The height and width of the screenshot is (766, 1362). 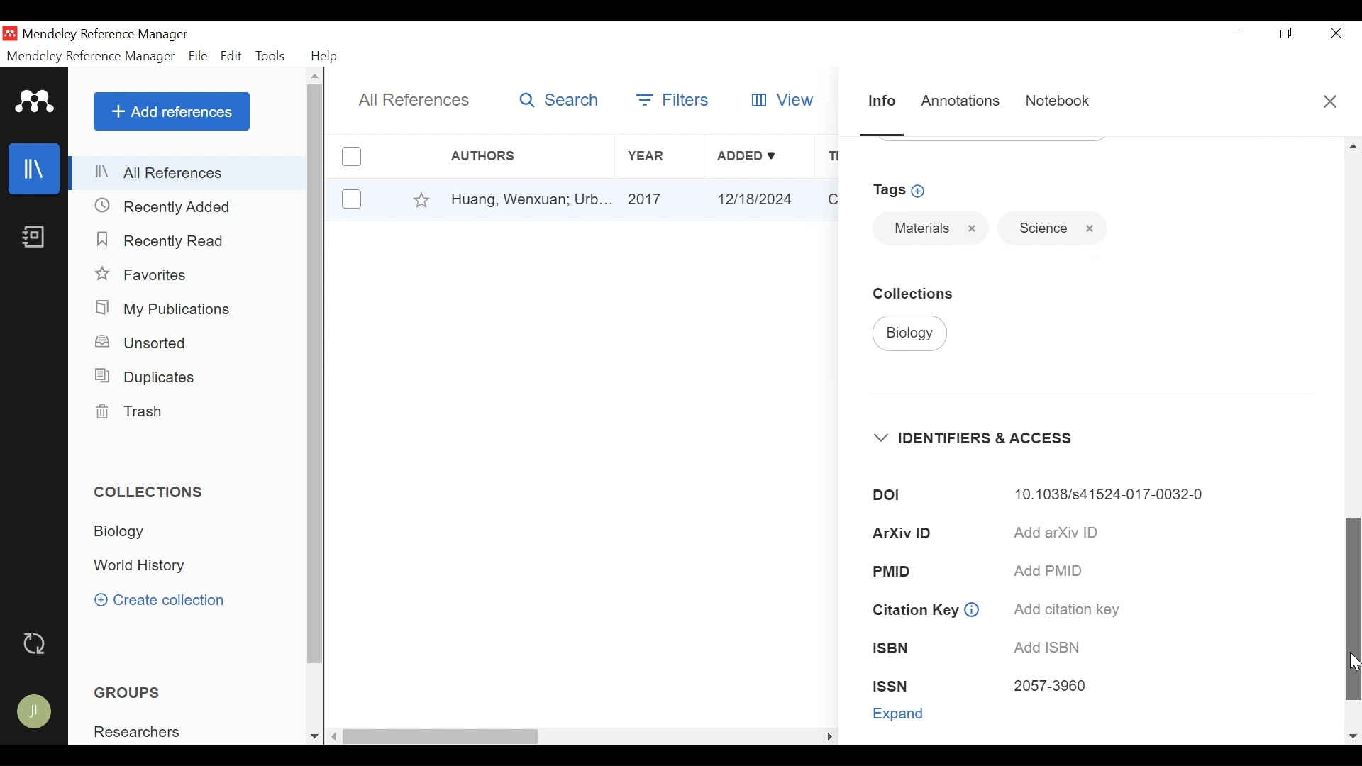 What do you see at coordinates (165, 241) in the screenshot?
I see `Recently Read` at bounding box center [165, 241].